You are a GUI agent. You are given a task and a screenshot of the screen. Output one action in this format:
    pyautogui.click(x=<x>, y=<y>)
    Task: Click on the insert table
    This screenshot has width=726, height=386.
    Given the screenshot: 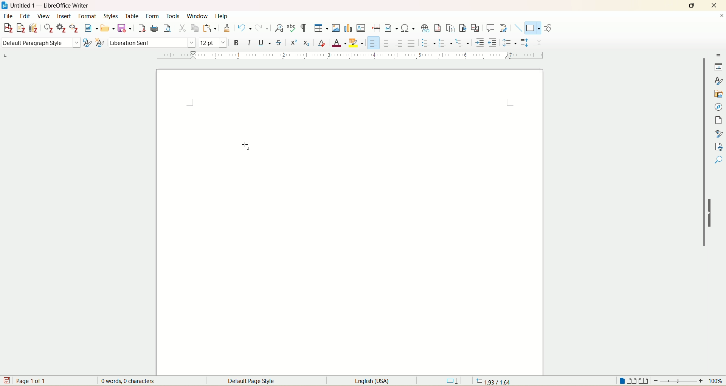 What is the action you would take?
    pyautogui.click(x=321, y=28)
    